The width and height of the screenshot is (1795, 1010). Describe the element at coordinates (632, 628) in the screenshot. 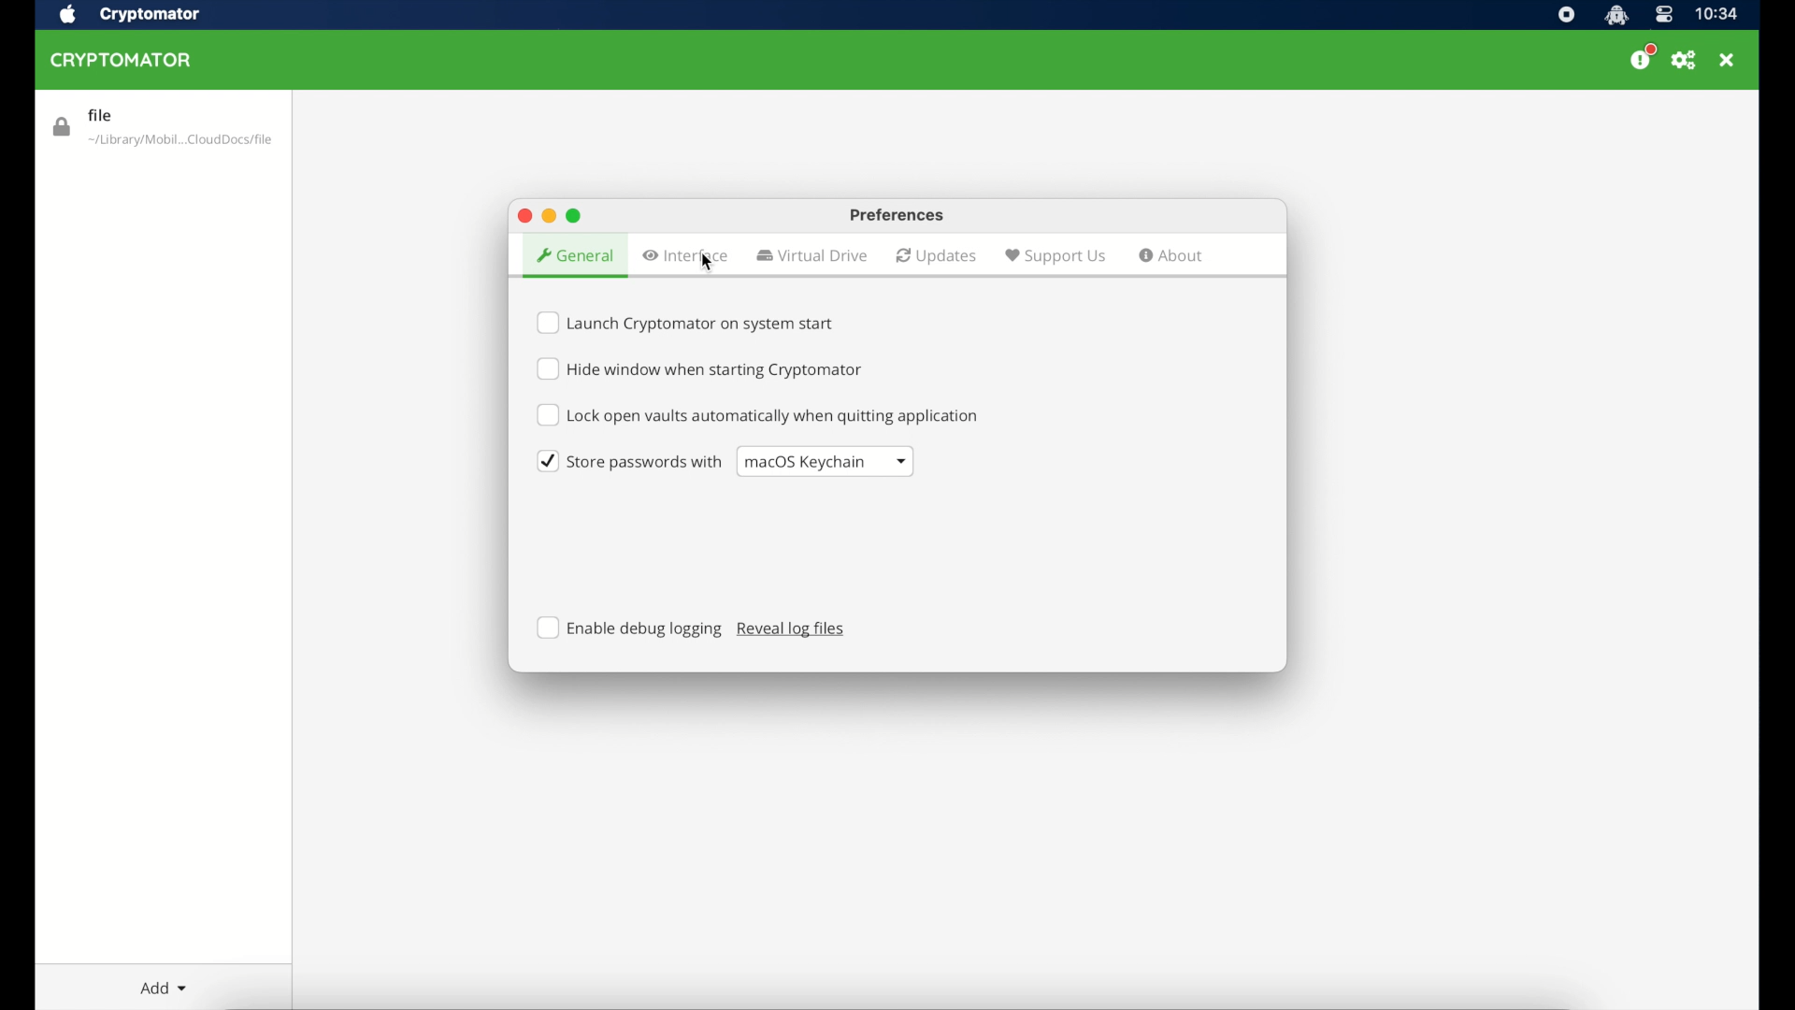

I see `enable debug logging` at that location.